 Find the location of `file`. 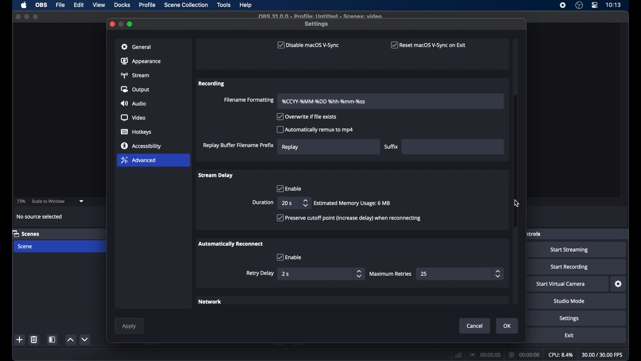

file is located at coordinates (60, 5).